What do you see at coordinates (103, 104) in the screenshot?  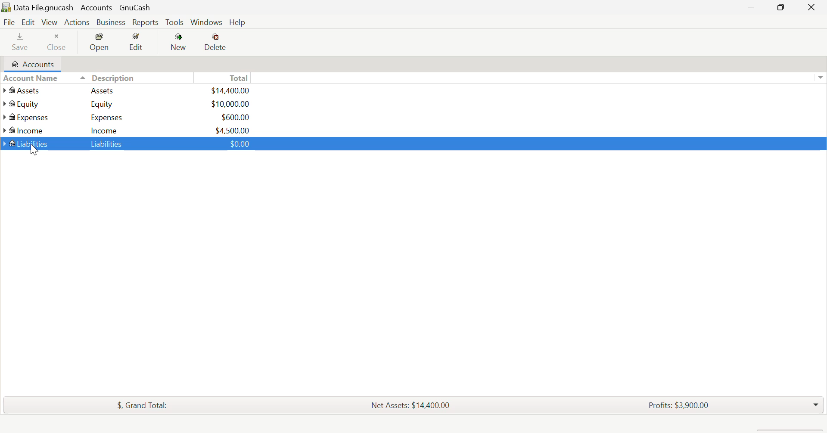 I see `Equity` at bounding box center [103, 104].